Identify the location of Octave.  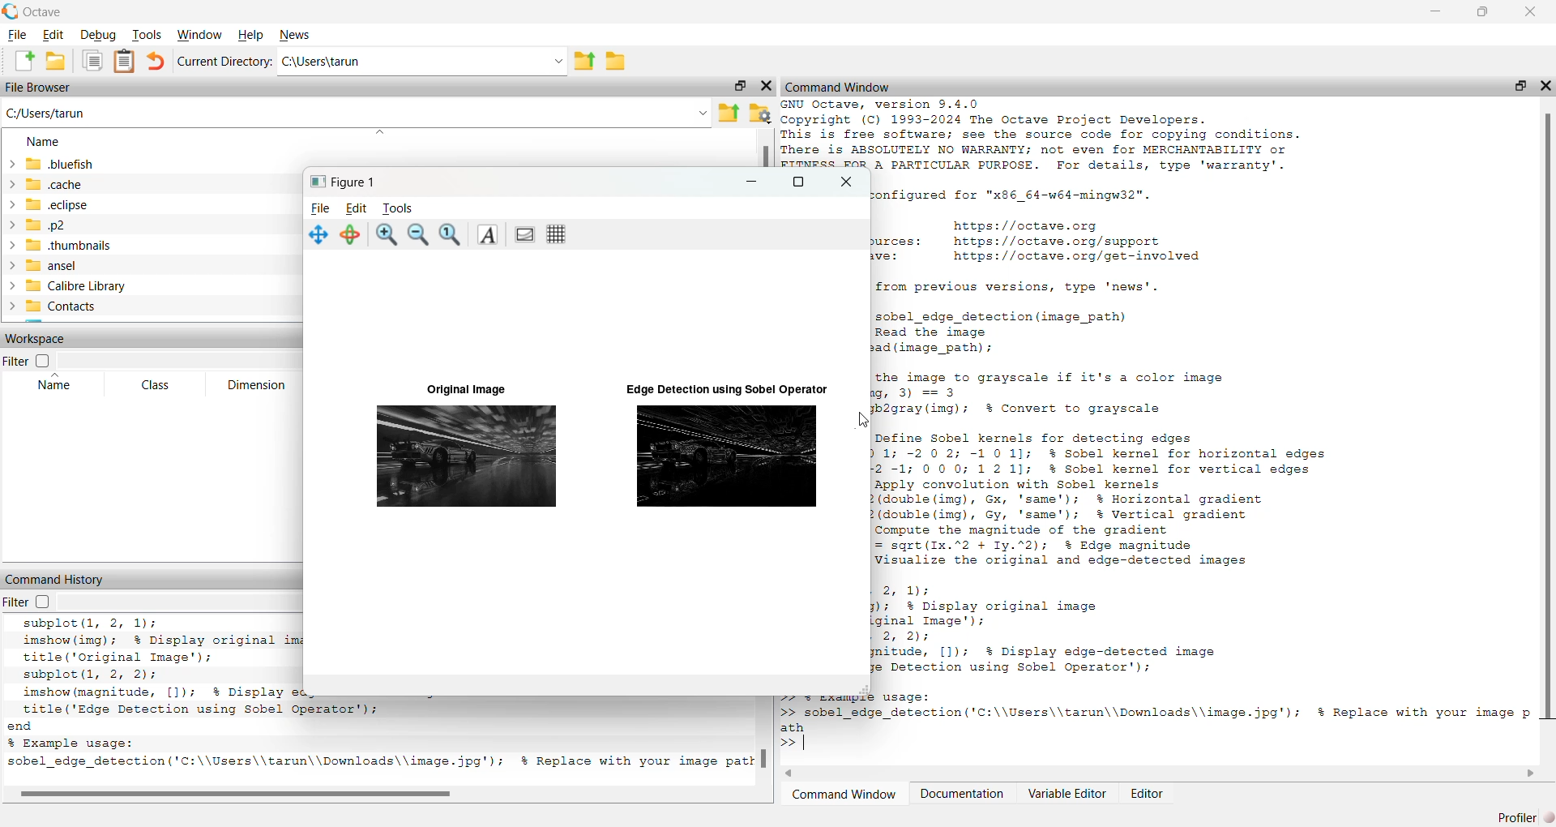
(50, 11).